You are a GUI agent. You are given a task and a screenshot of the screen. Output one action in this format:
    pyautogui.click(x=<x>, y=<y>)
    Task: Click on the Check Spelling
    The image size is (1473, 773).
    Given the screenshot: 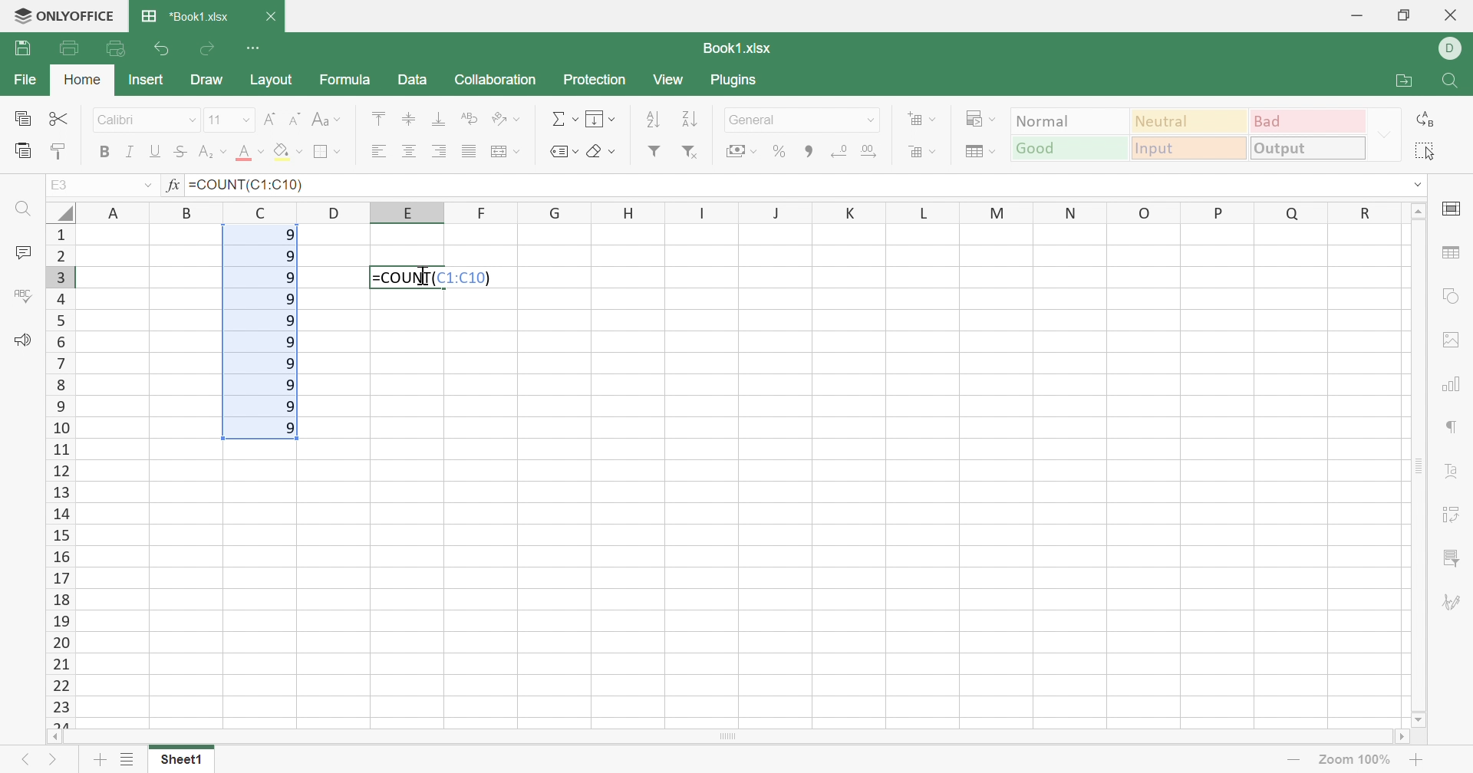 What is the action you would take?
    pyautogui.click(x=21, y=293)
    